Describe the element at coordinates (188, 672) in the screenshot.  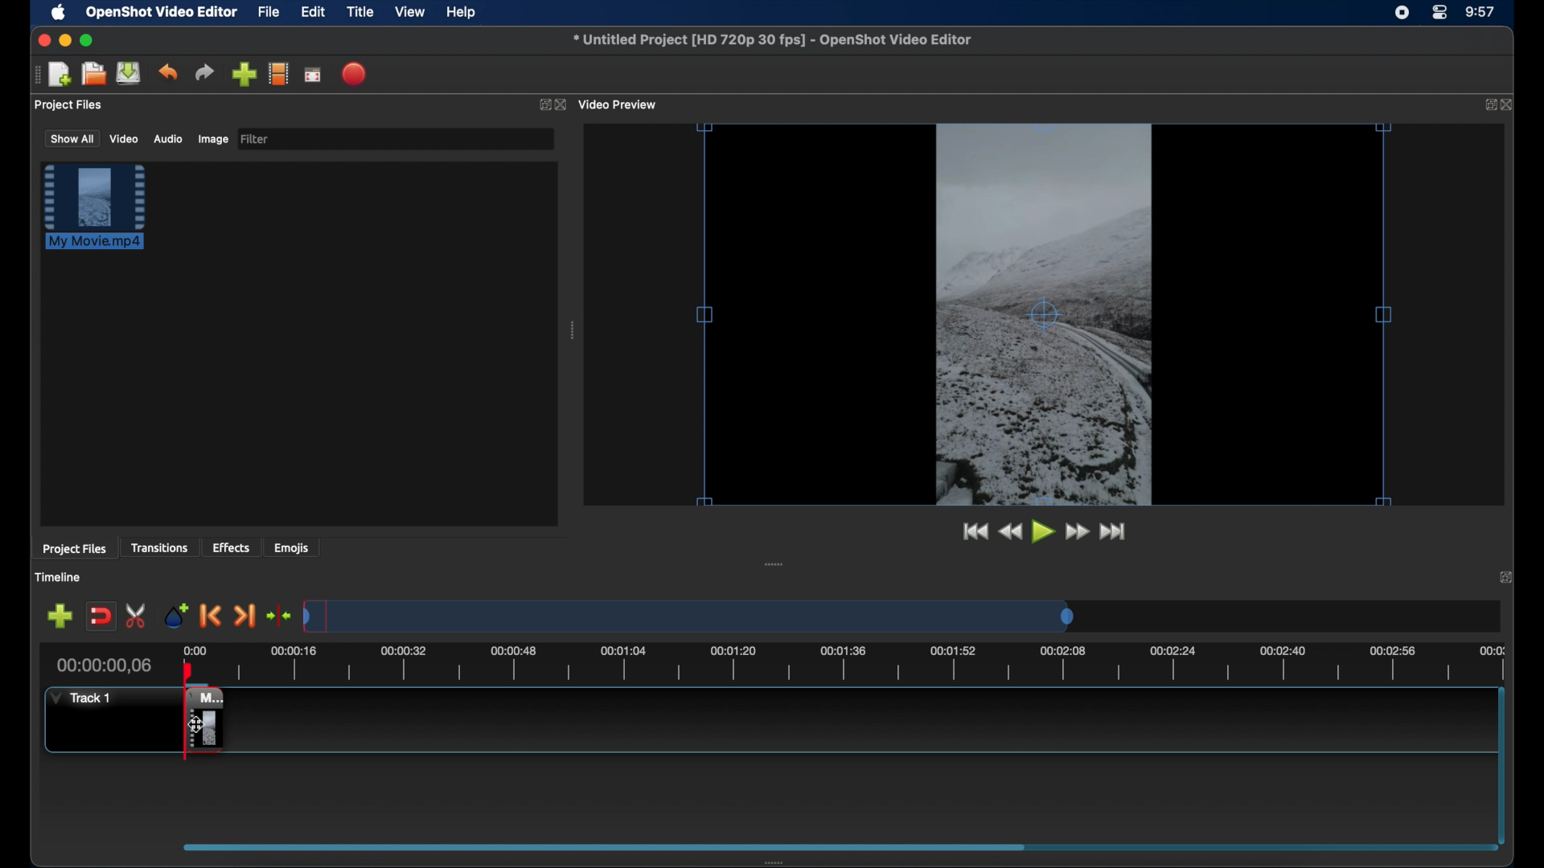
I see `playhead` at that location.